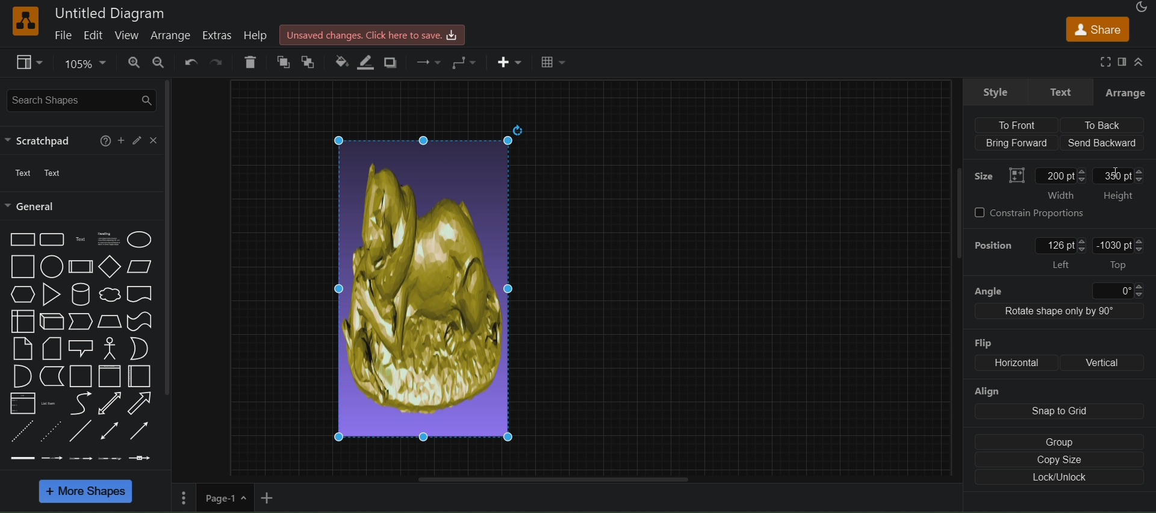  I want to click on horizontal scroll bar, so click(545, 479).